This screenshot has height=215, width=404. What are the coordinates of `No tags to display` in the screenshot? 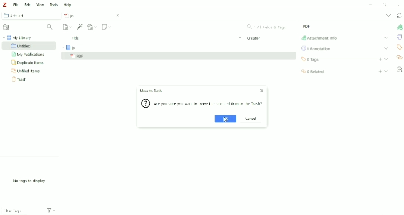 It's located at (29, 181).